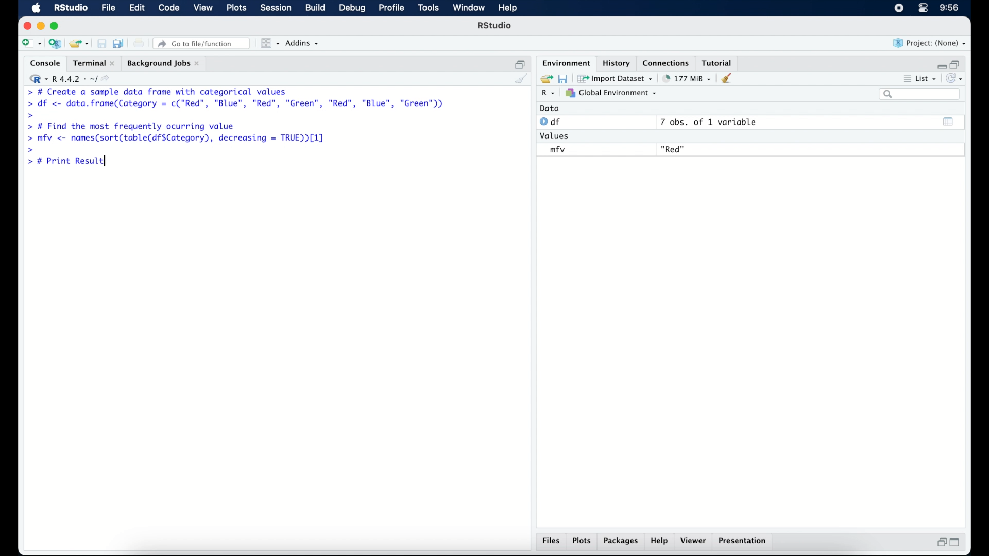 Image resolution: width=989 pixels, height=556 pixels. Describe the element at coordinates (616, 78) in the screenshot. I see `import dataset` at that location.